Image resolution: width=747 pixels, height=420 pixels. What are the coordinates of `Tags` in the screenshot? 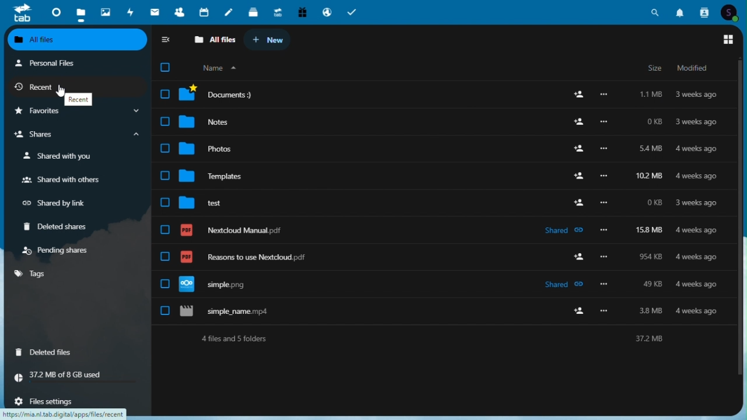 It's located at (76, 275).